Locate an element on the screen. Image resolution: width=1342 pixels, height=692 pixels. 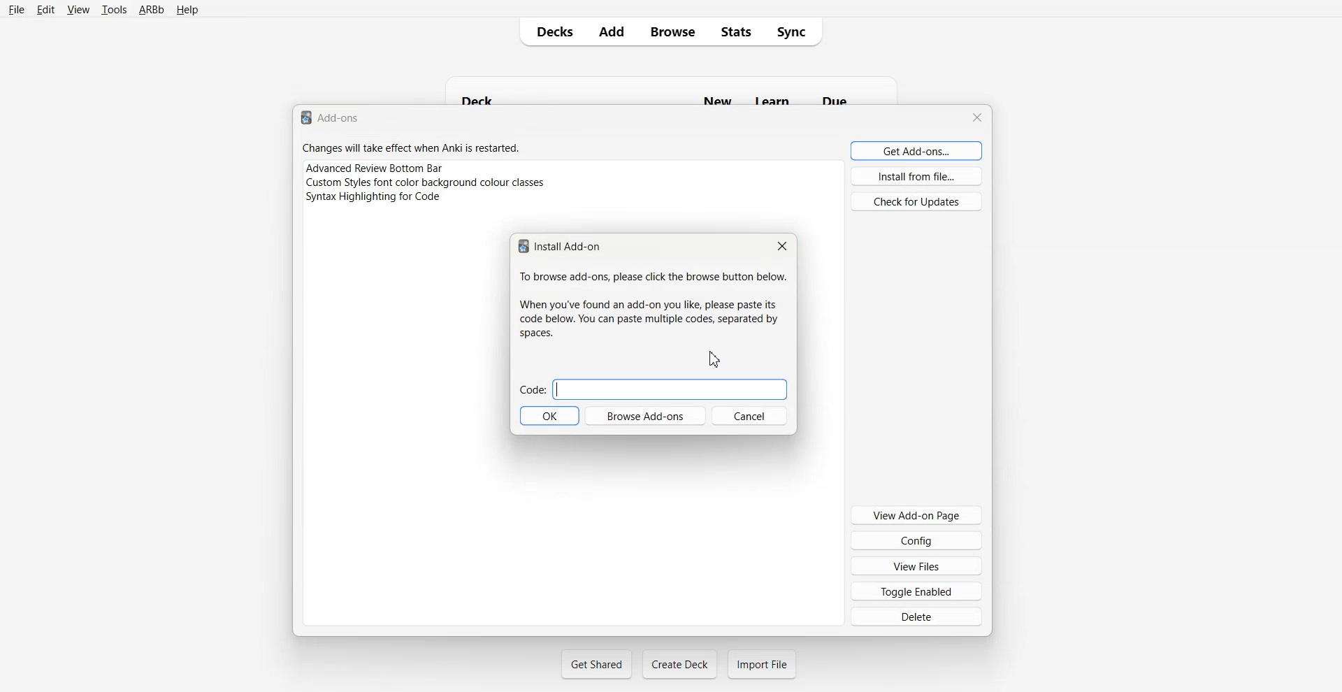
Toggle Enabled is located at coordinates (916, 590).